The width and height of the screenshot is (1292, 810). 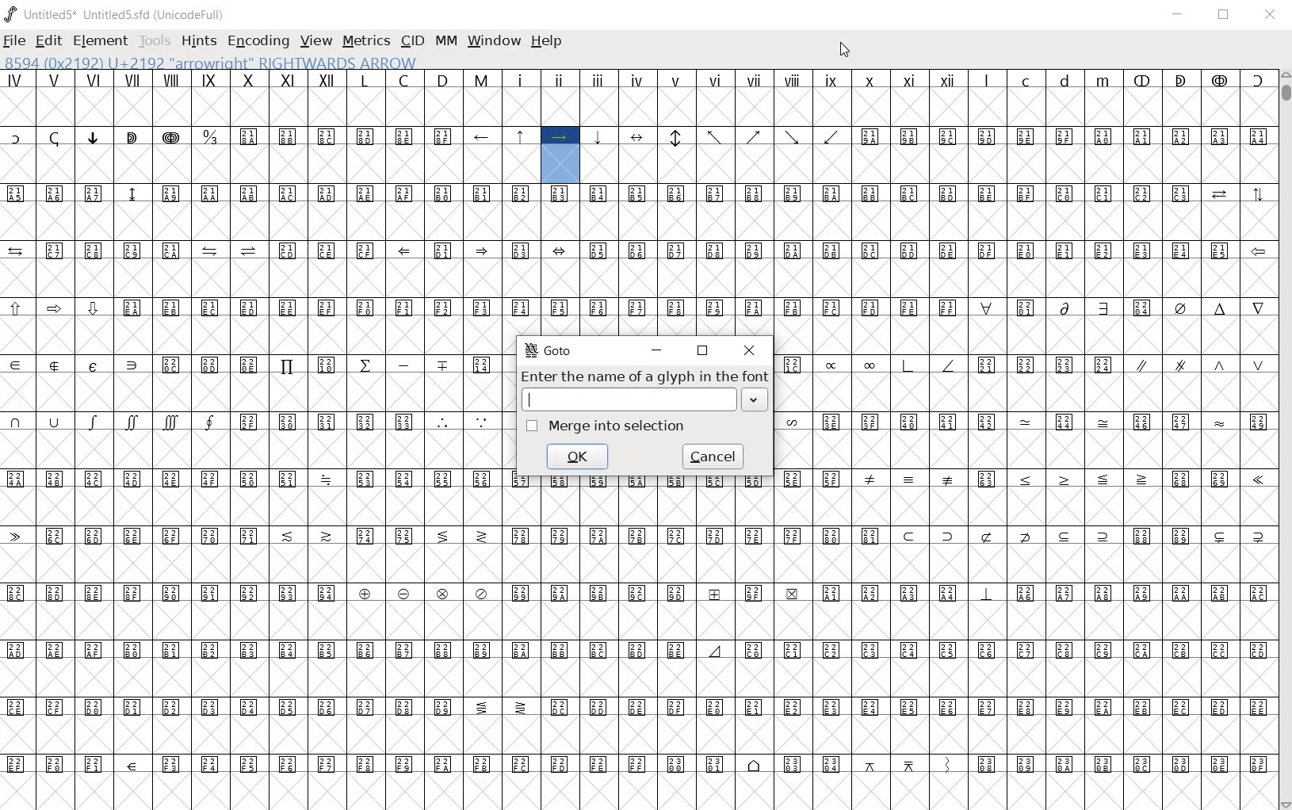 What do you see at coordinates (116, 12) in the screenshot?
I see `Untitled5* Untitled5.sfd (UnicodeFull)` at bounding box center [116, 12].